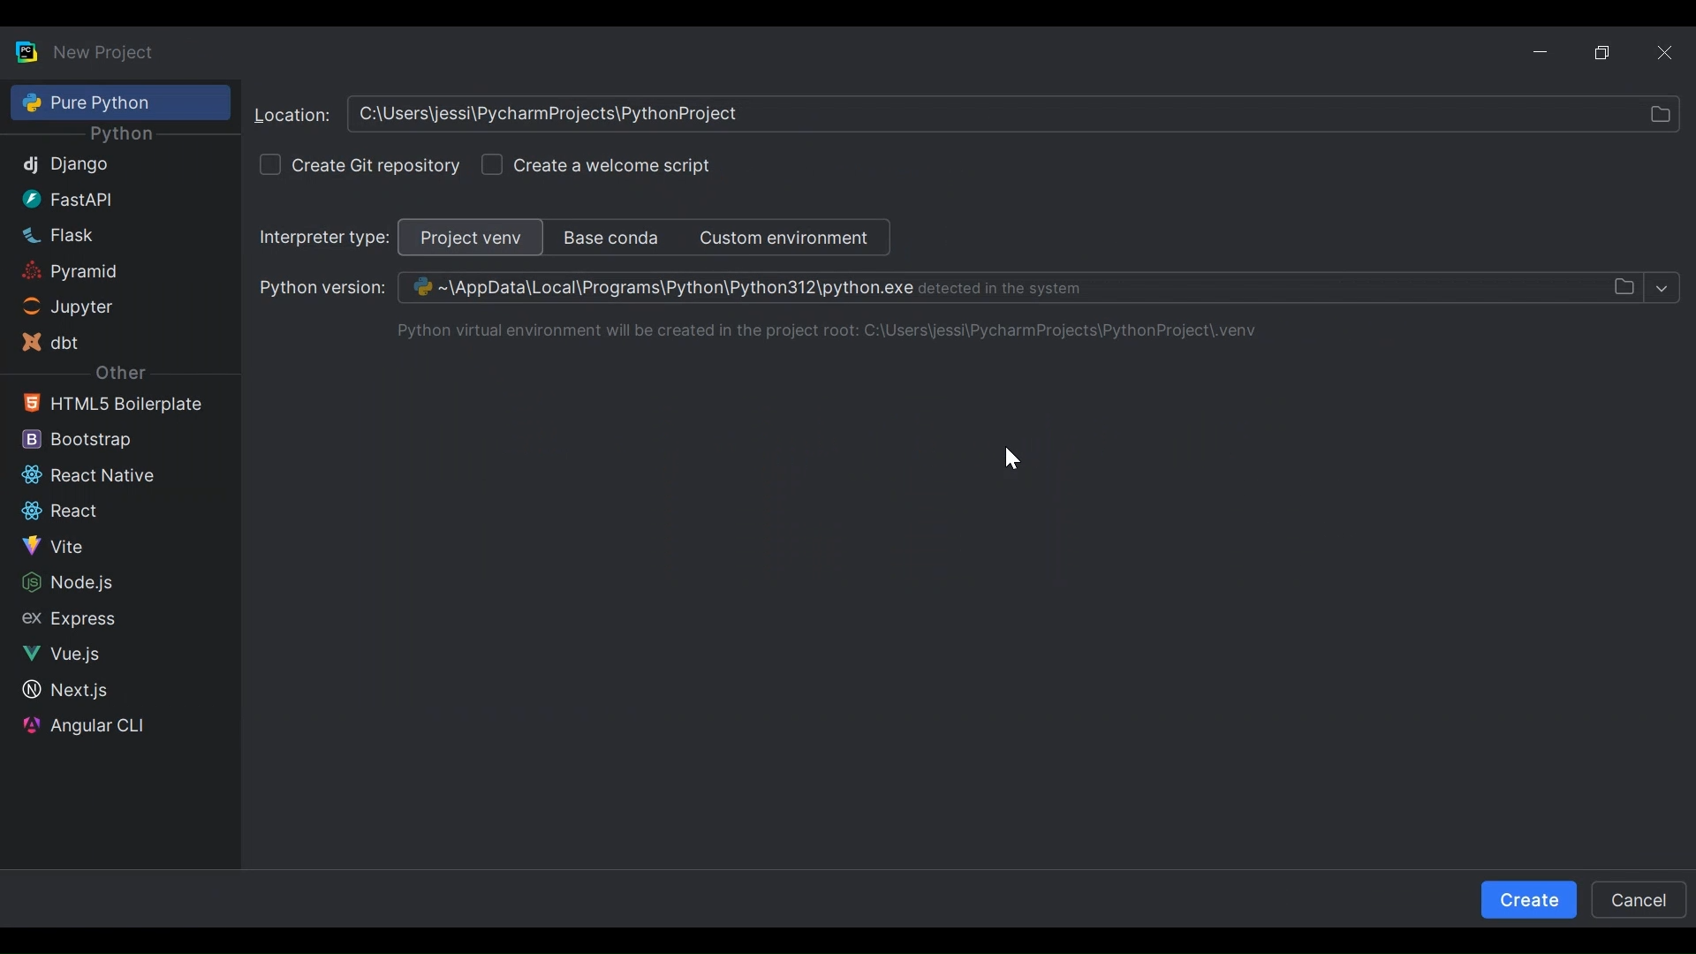 The height and width of the screenshot is (954, 1696). Describe the element at coordinates (118, 102) in the screenshot. I see `Pure Python` at that location.